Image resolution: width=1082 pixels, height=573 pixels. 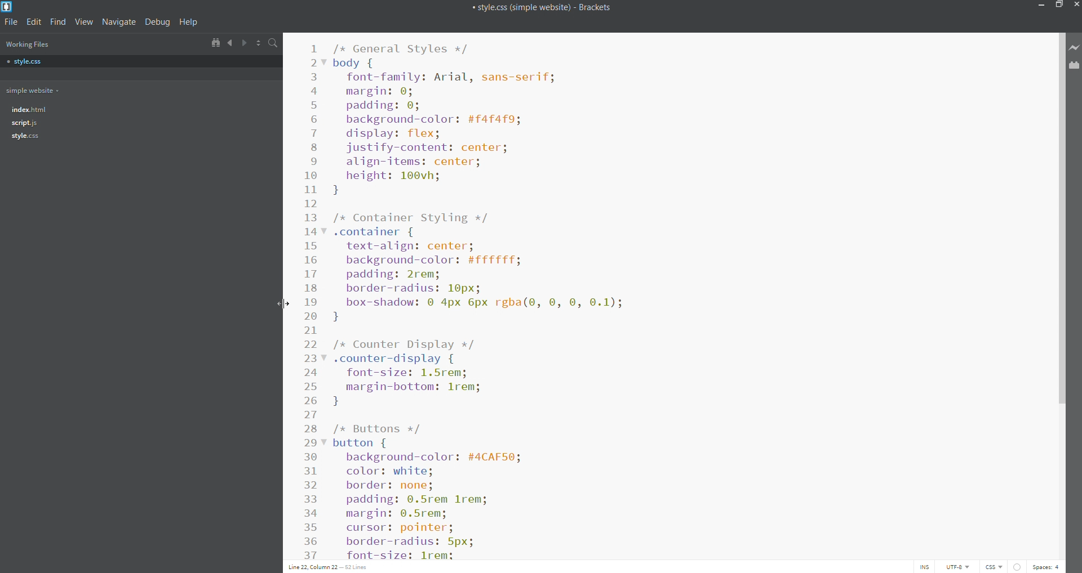 What do you see at coordinates (956, 567) in the screenshot?
I see `encoding` at bounding box center [956, 567].